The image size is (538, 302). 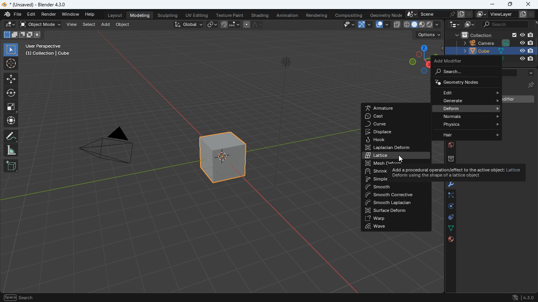 I want to click on view, so click(x=71, y=25).